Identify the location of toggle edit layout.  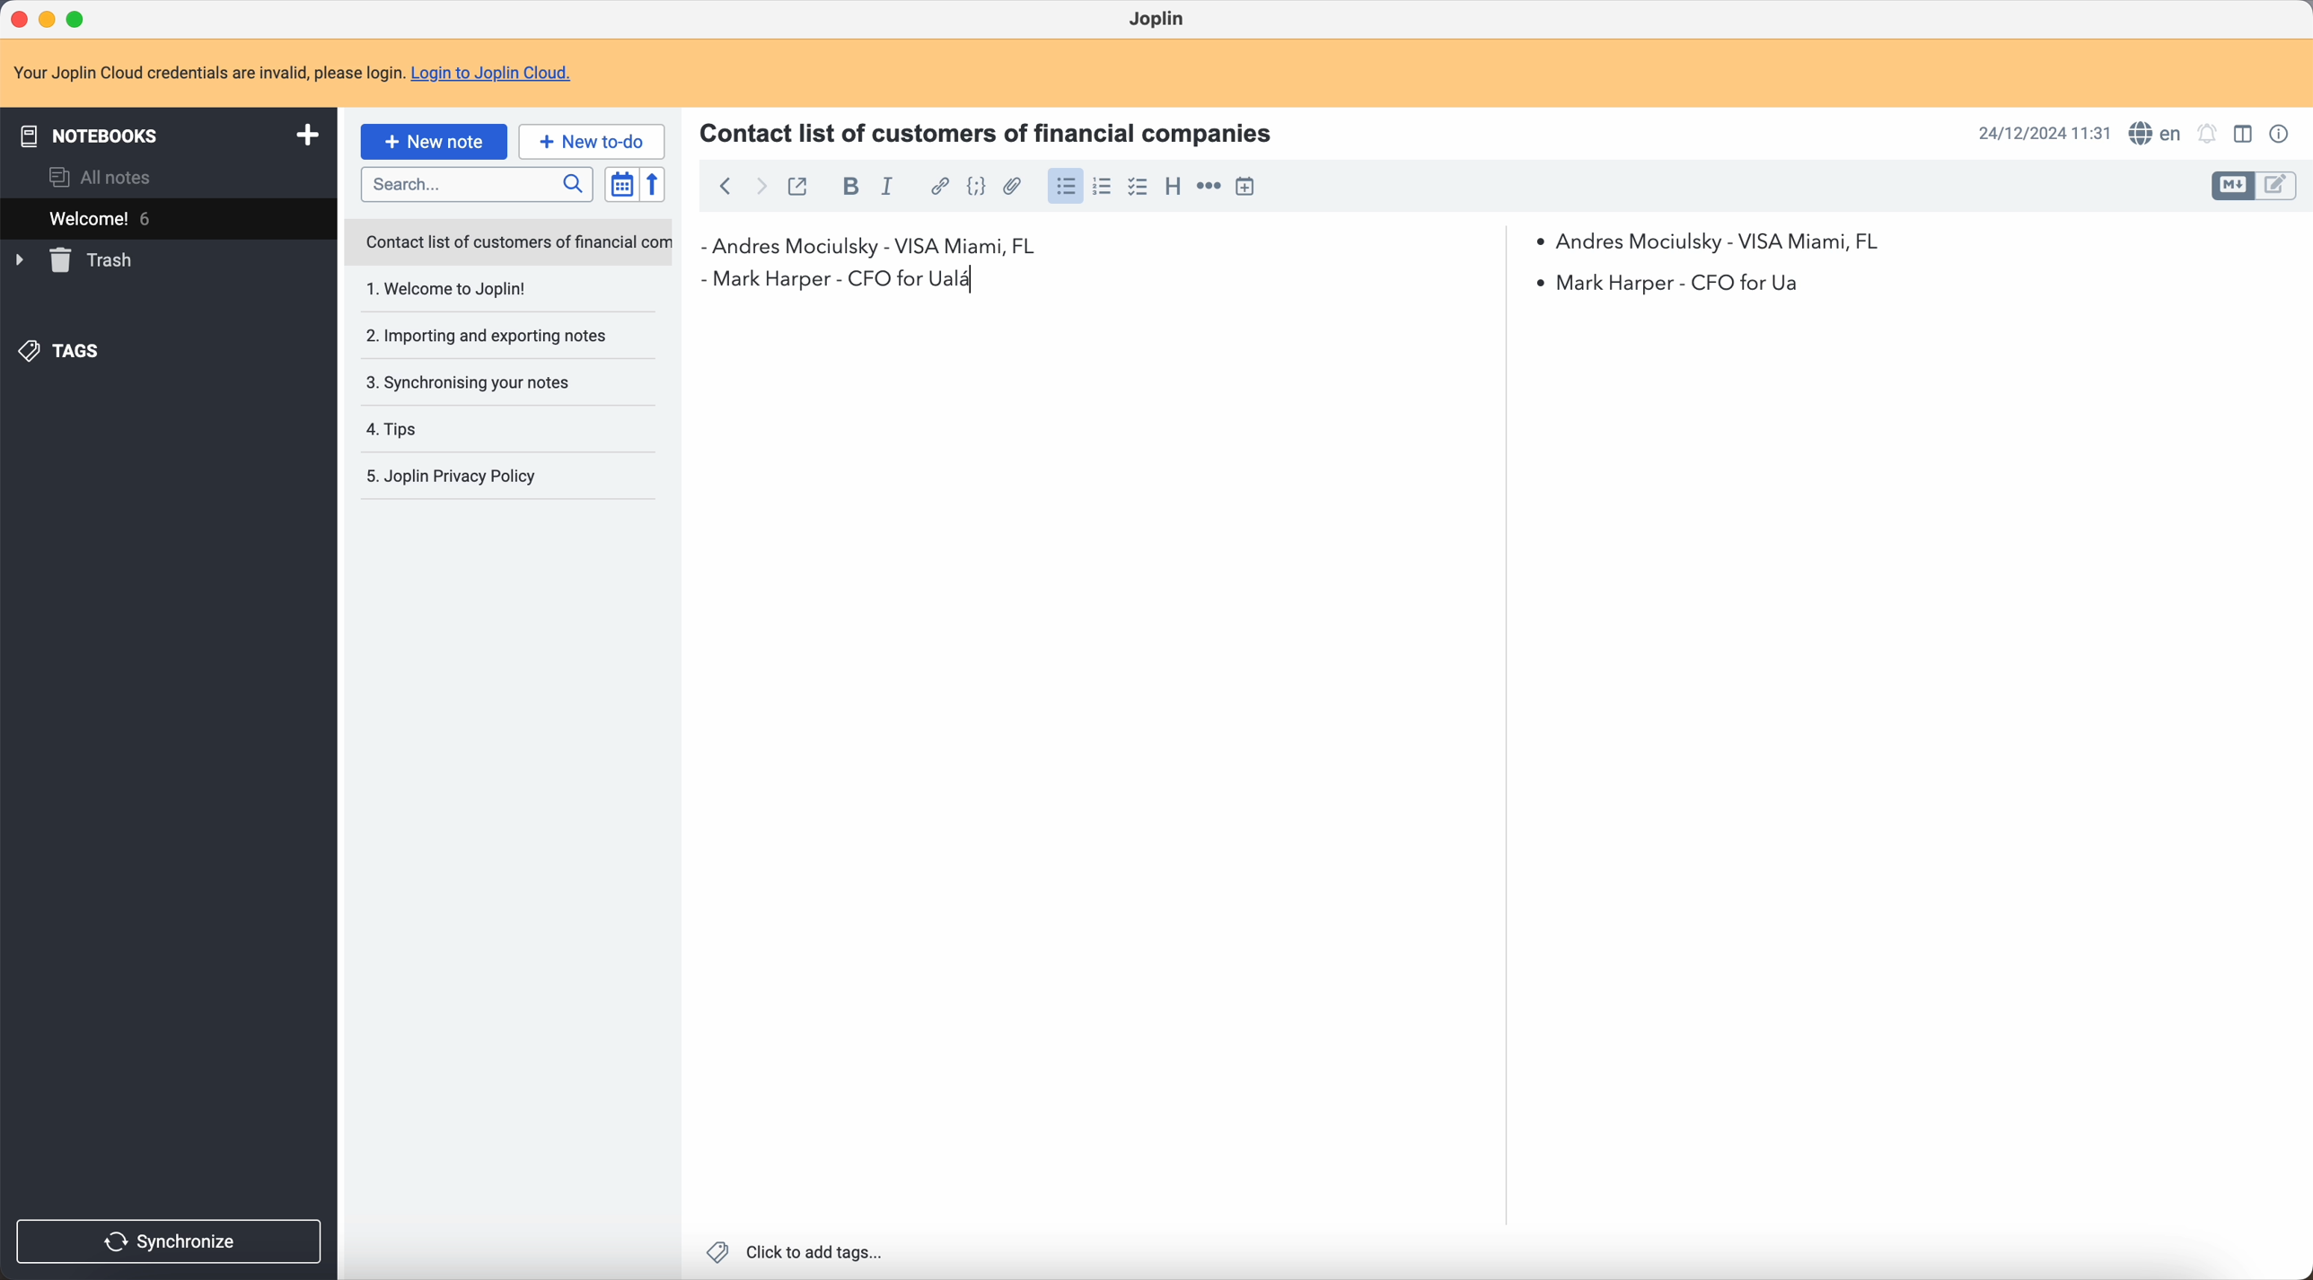
(2242, 133).